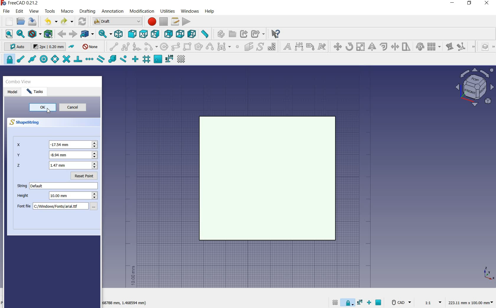  What do you see at coordinates (75, 108) in the screenshot?
I see `cancel` at bounding box center [75, 108].